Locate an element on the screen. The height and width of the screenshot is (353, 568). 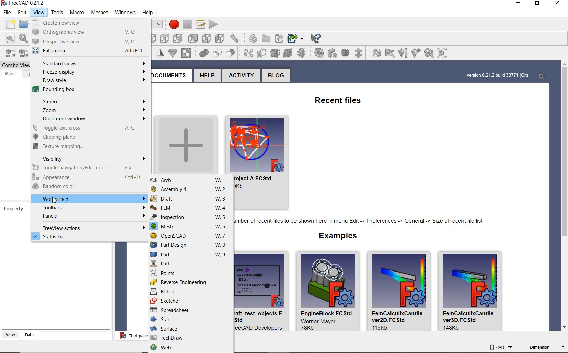
top is located at coordinates (151, 37).